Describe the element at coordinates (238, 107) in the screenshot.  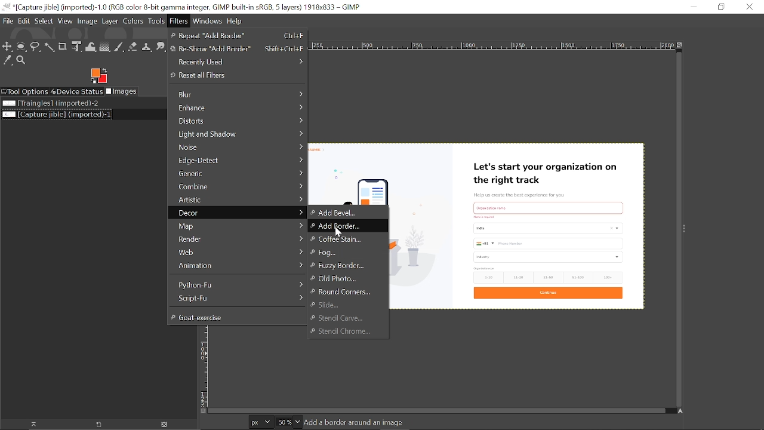
I see `Enhance` at that location.